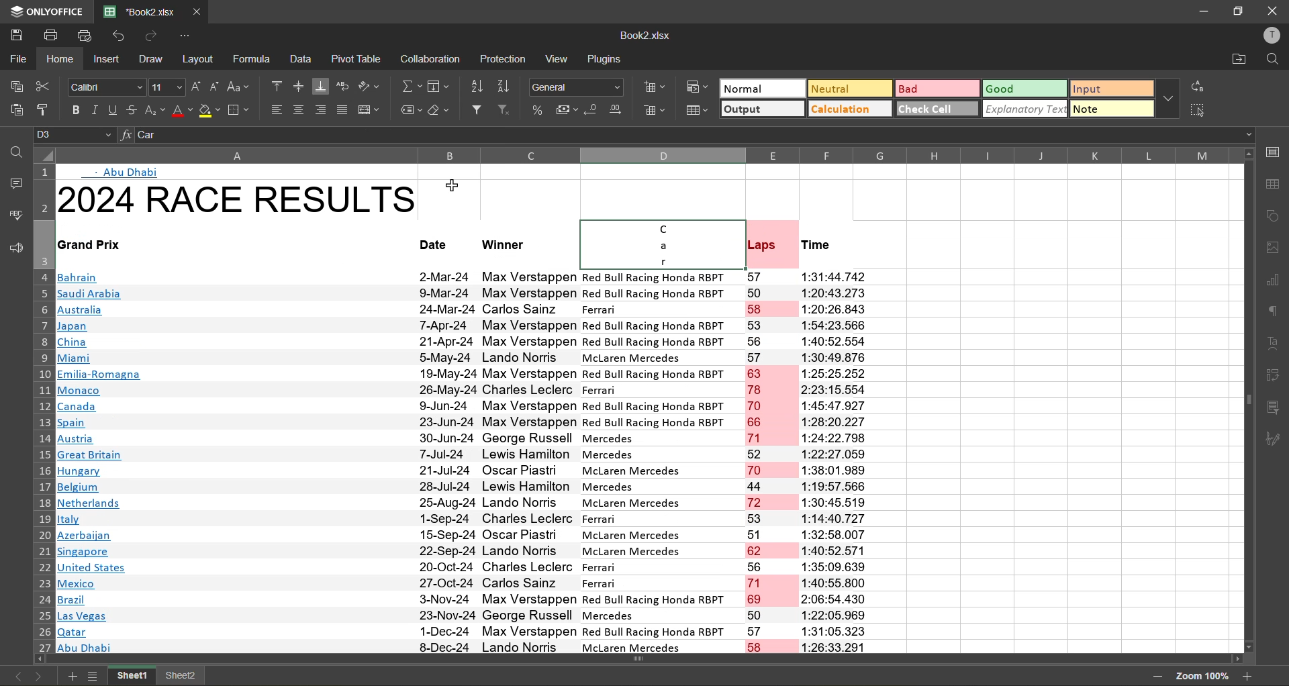  What do you see at coordinates (240, 113) in the screenshot?
I see `borders` at bounding box center [240, 113].